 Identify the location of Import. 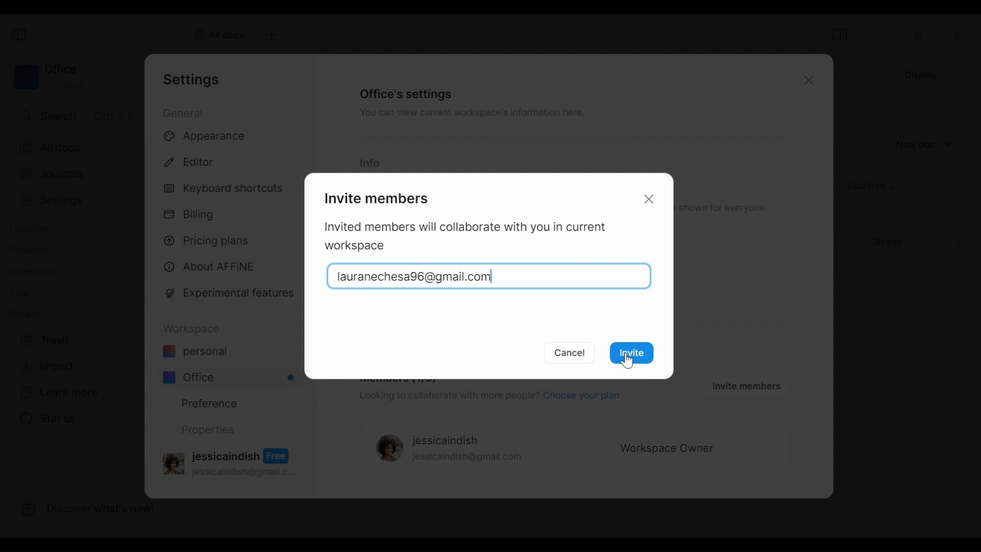
(45, 366).